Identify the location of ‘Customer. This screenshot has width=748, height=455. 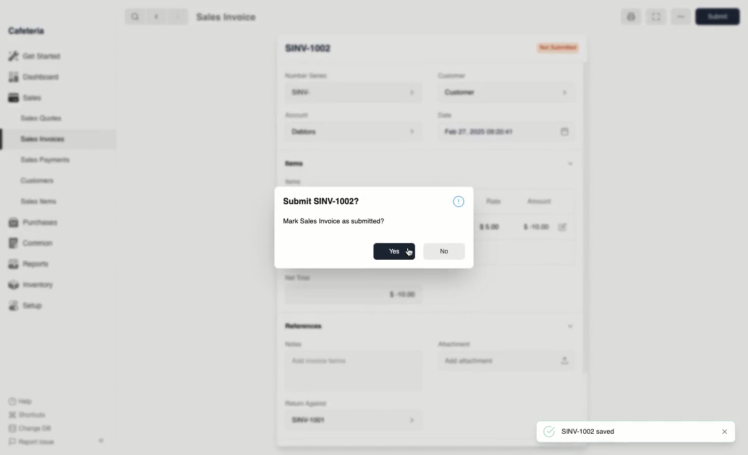
(454, 76).